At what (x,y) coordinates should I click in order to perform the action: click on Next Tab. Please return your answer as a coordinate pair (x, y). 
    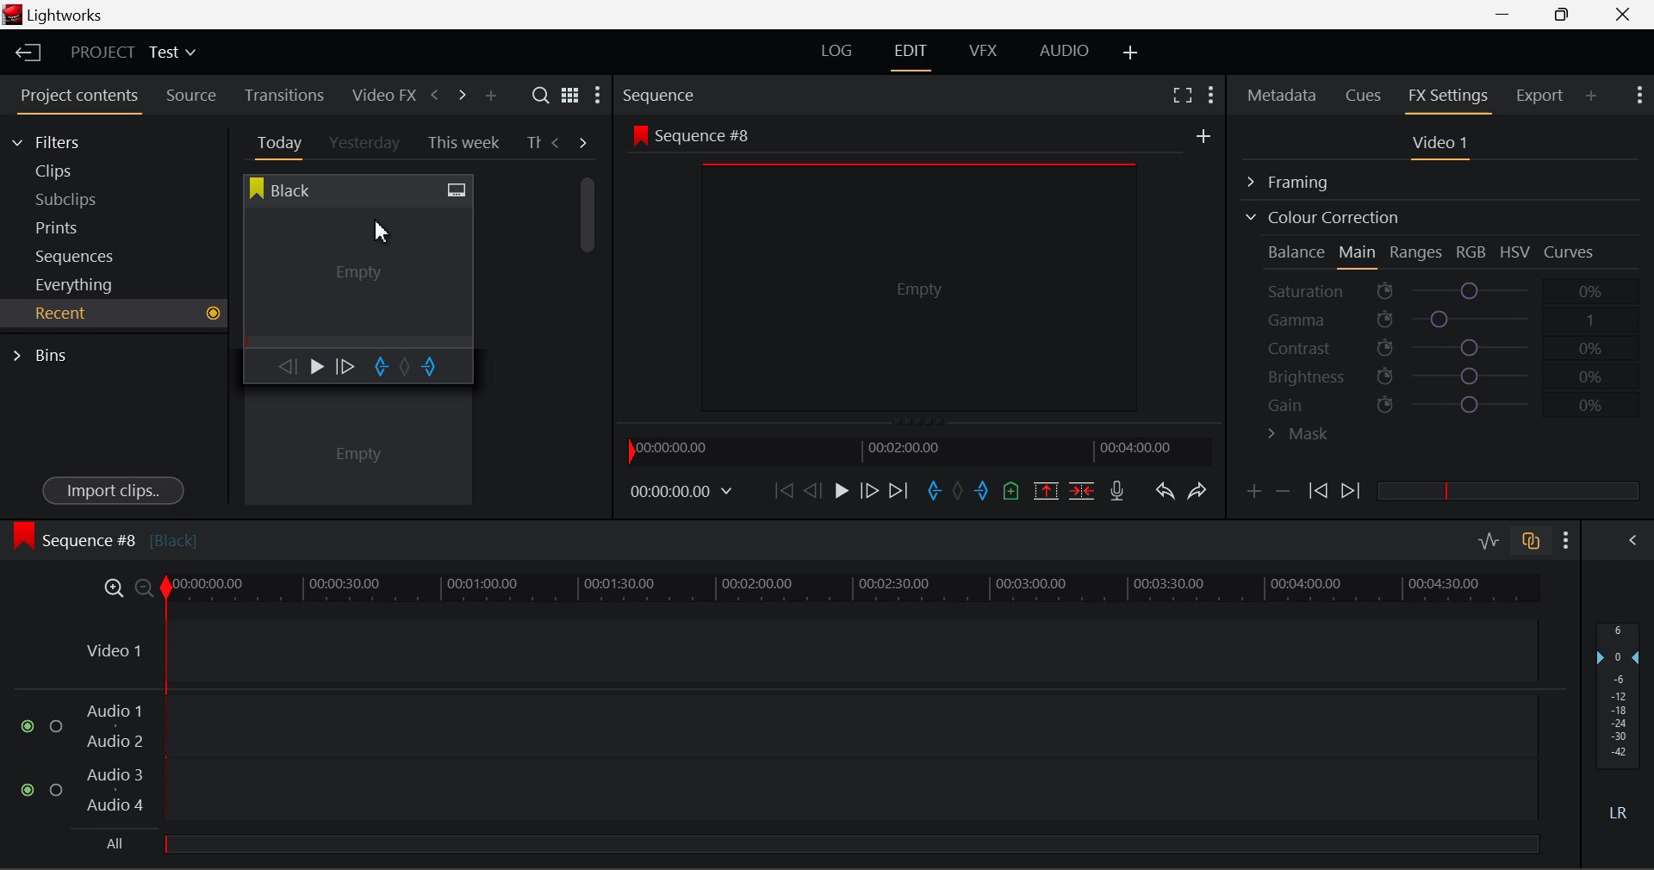
    Looking at the image, I should click on (584, 141).